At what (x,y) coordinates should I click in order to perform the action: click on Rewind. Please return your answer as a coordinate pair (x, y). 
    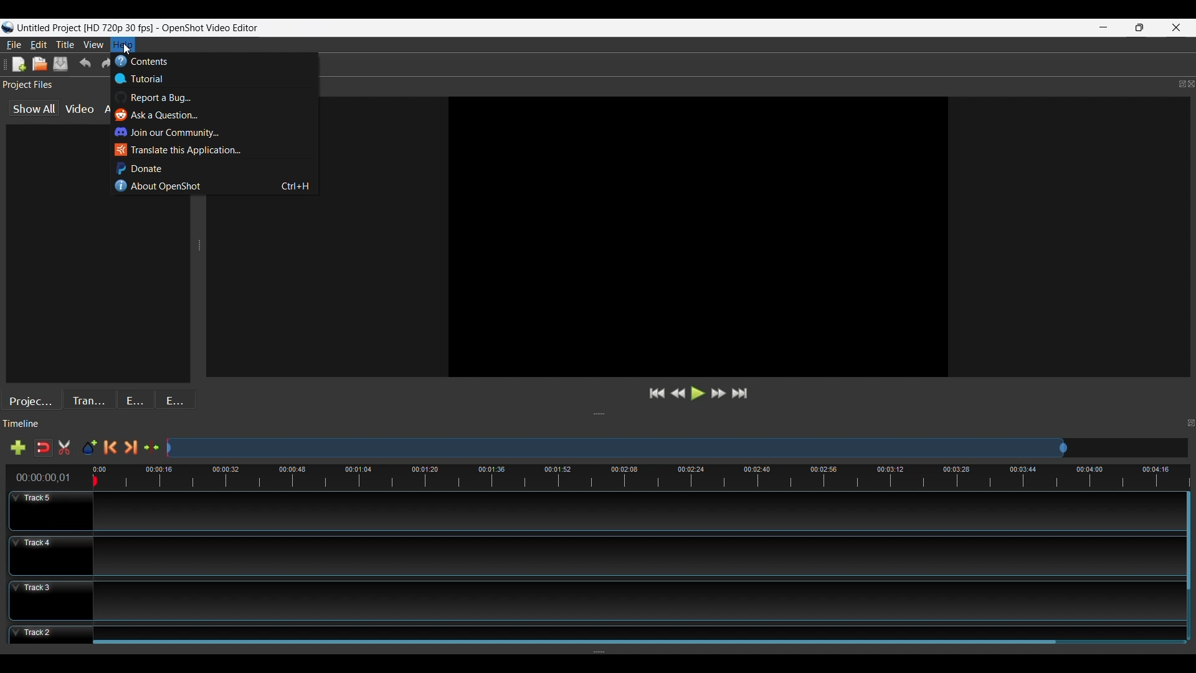
    Looking at the image, I should click on (678, 394).